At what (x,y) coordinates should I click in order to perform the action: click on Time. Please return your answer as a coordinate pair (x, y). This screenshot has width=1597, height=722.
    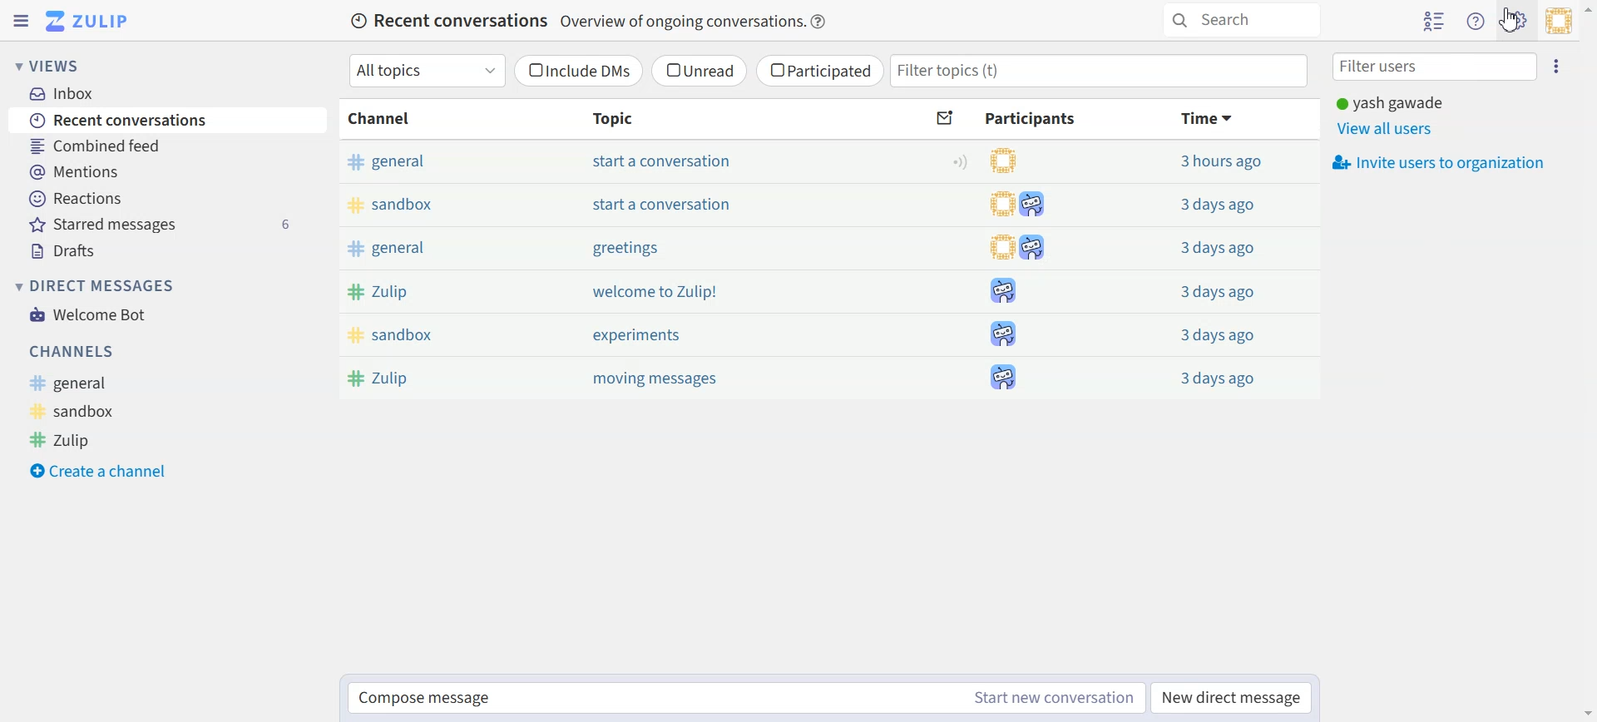
    Looking at the image, I should click on (1207, 120).